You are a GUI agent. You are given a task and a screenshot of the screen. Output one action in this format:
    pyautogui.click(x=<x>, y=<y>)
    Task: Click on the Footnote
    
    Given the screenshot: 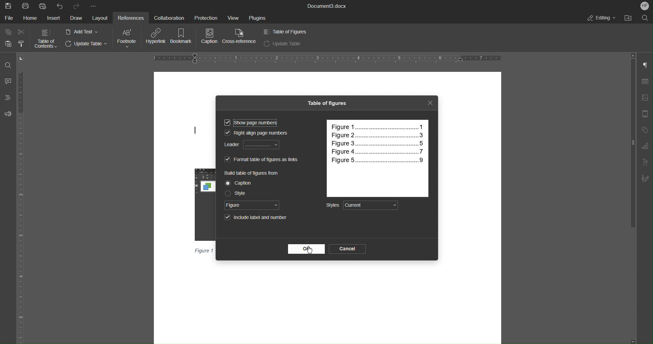 What is the action you would take?
    pyautogui.click(x=127, y=38)
    